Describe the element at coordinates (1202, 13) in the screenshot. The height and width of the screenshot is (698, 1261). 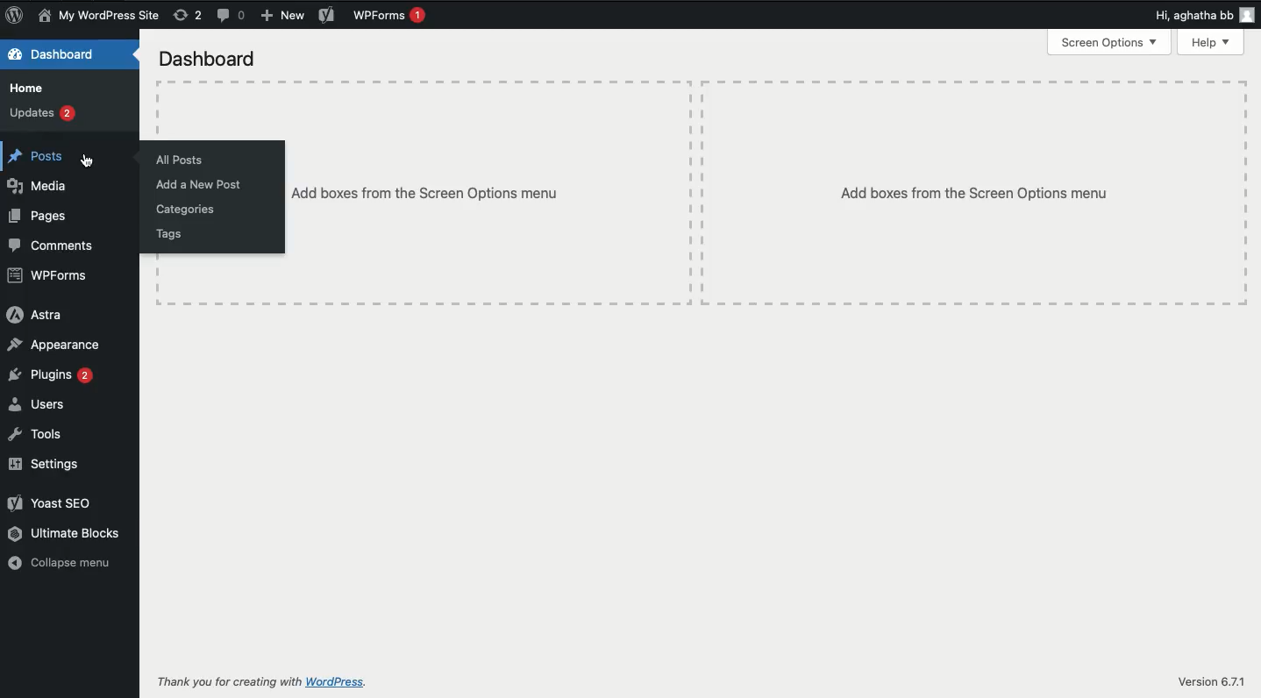
I see `Hi user` at that location.